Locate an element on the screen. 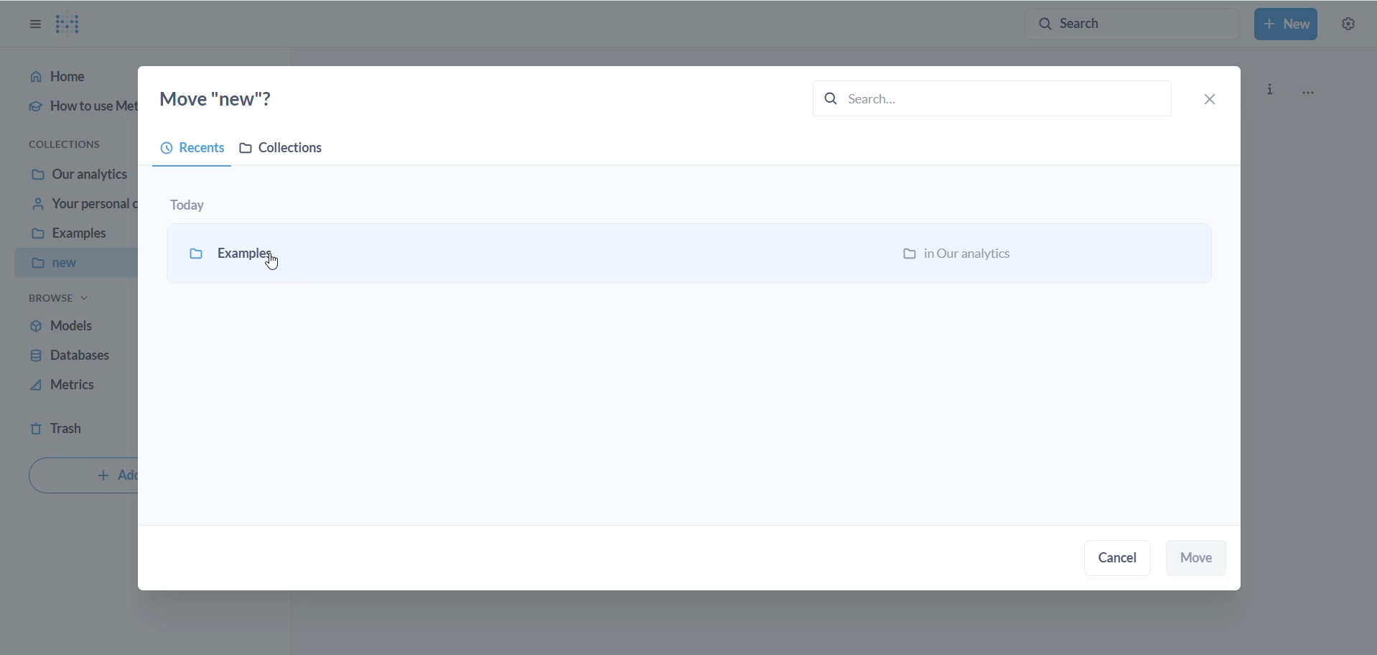 This screenshot has height=655, width=1377. RECENTS is located at coordinates (187, 151).